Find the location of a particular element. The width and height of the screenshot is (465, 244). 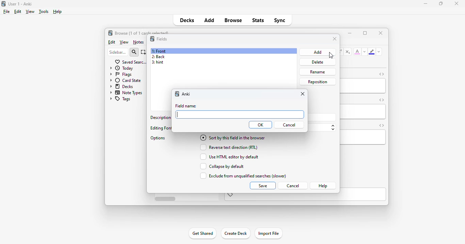

edit is located at coordinates (112, 42).